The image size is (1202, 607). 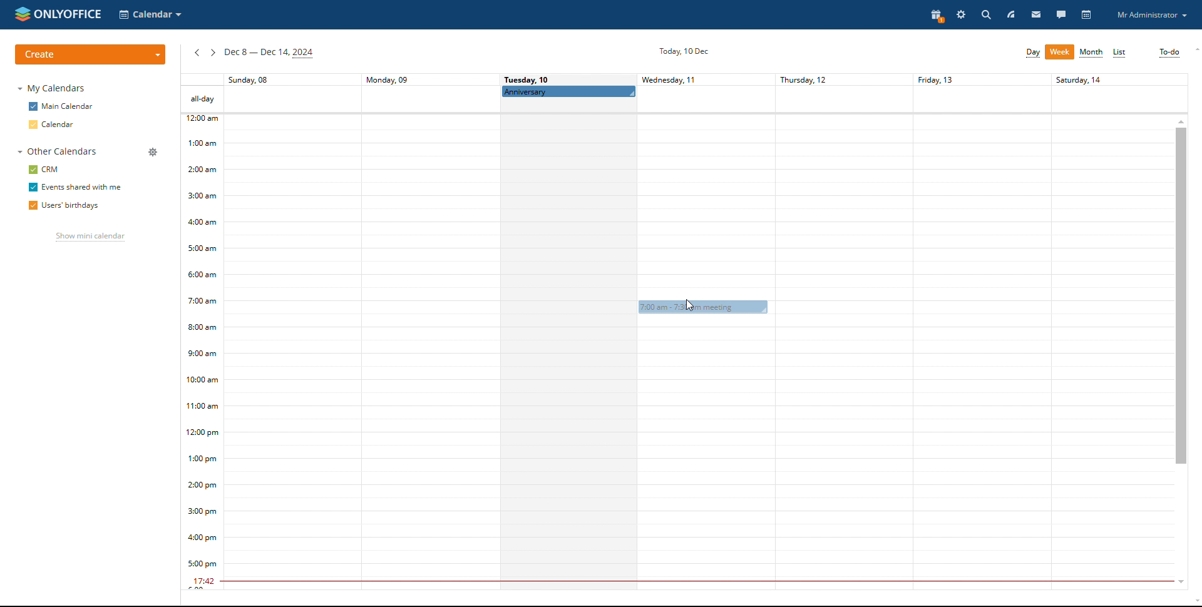 I want to click on previous week, so click(x=197, y=54).